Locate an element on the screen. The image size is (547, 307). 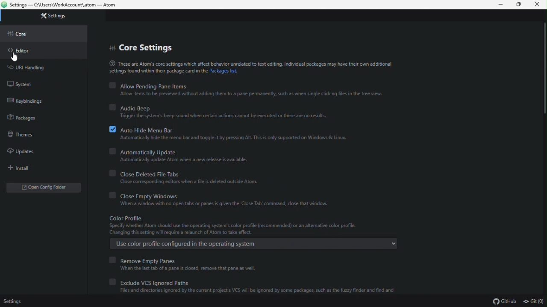
Automatically update is located at coordinates (182, 151).